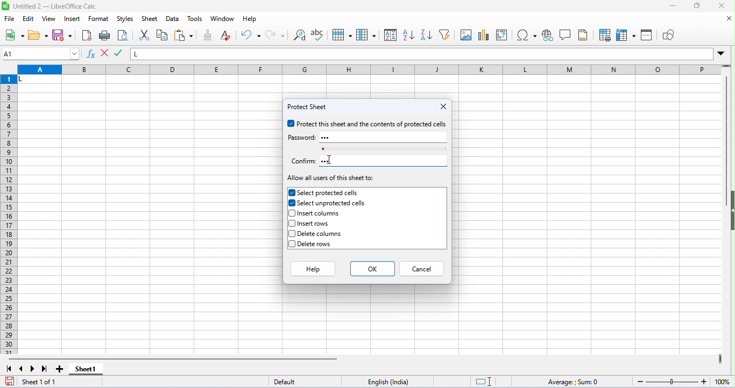 Image resolution: width=735 pixels, height=388 pixels. I want to click on file, so click(10, 19).